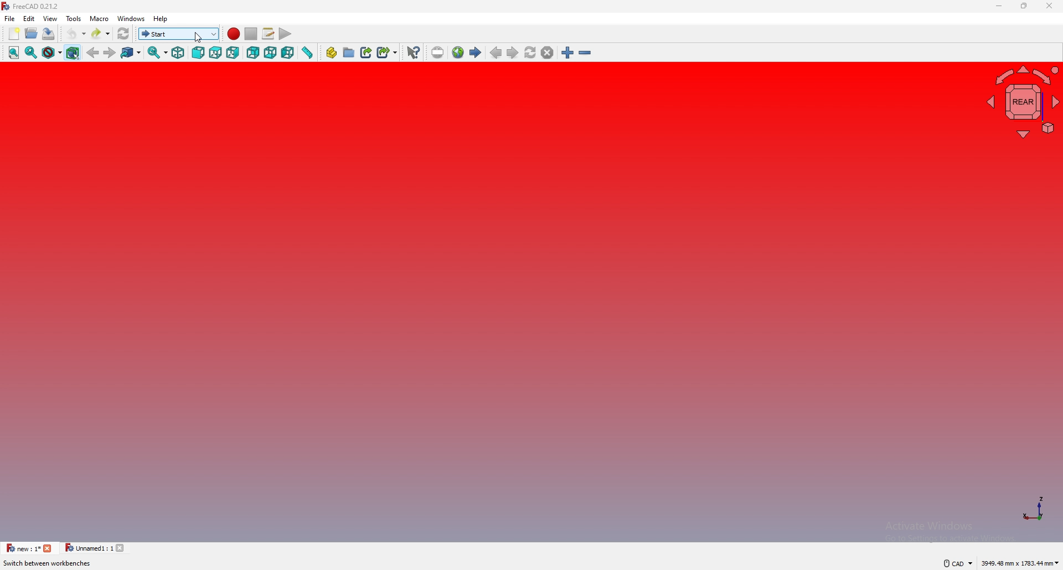  Describe the element at coordinates (199, 37) in the screenshot. I see `cursor` at that location.